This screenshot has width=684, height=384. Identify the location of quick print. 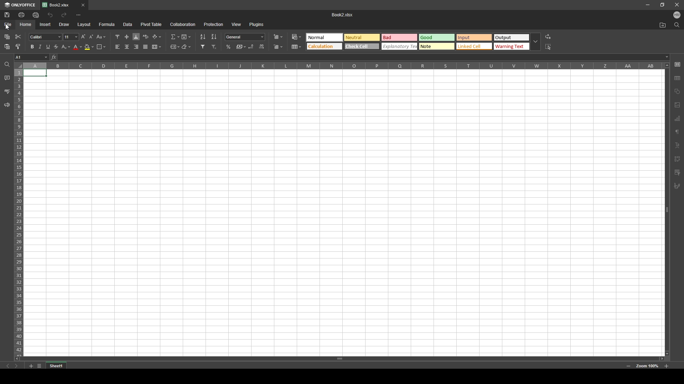
(36, 15).